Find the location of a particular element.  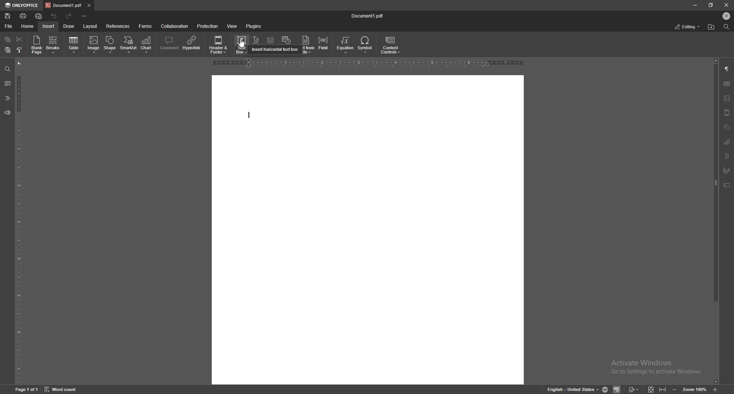

headings is located at coordinates (7, 98).